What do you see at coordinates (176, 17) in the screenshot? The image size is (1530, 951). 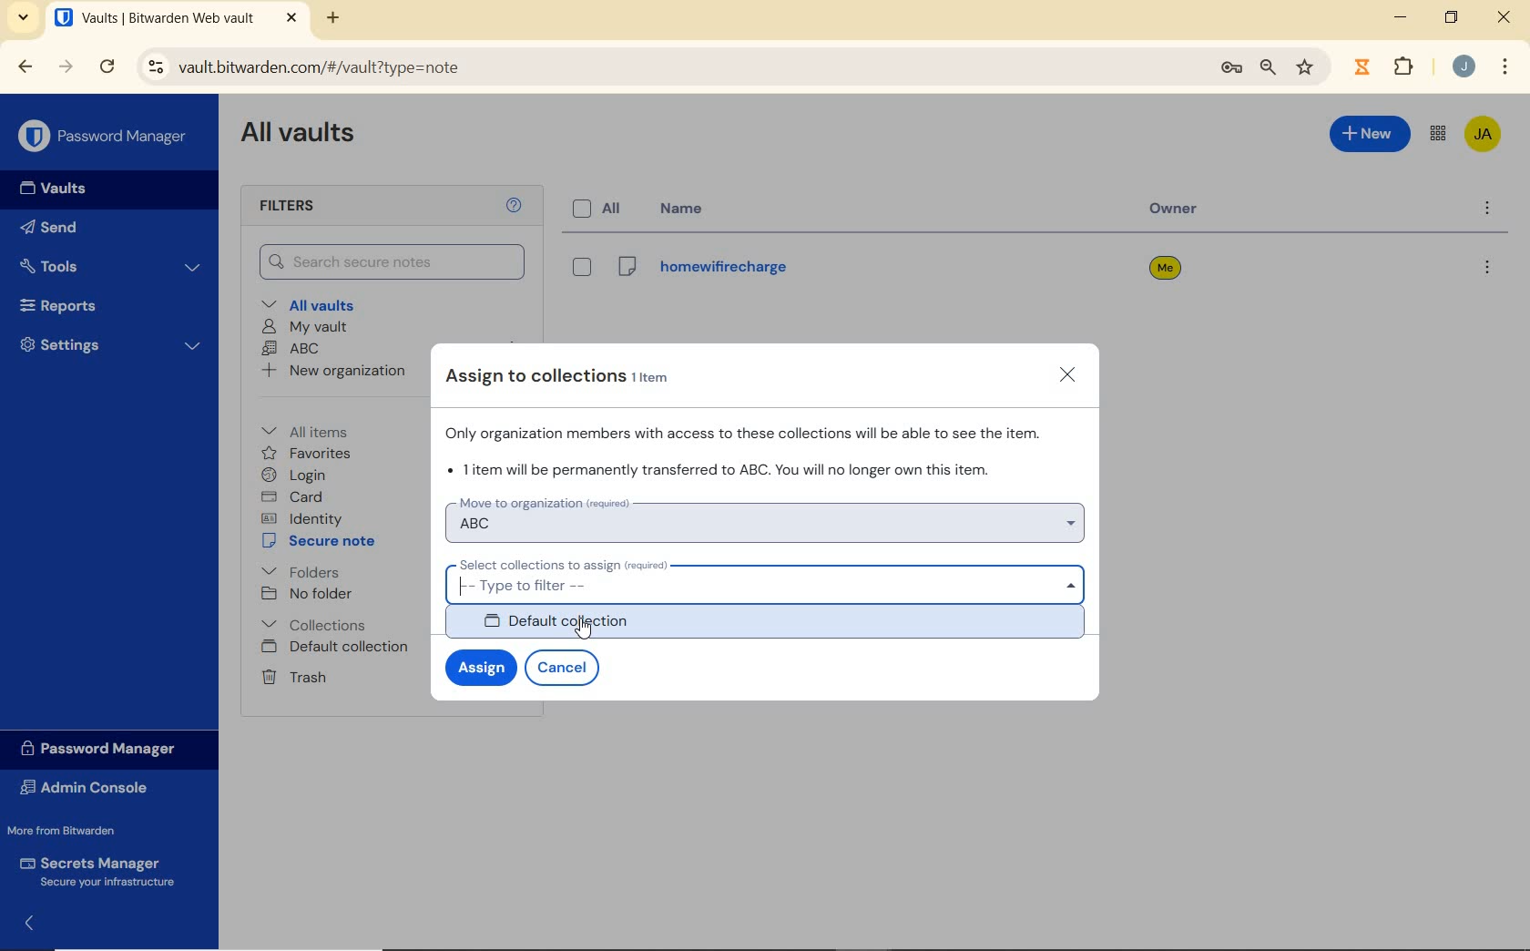 I see `open tab` at bounding box center [176, 17].